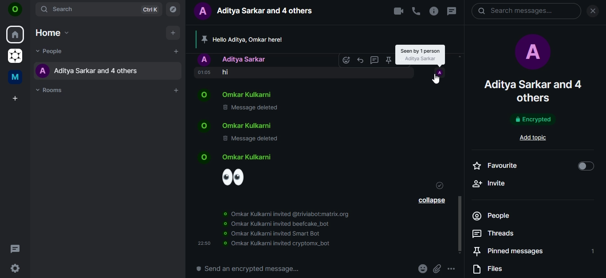 Image resolution: width=606 pixels, height=278 pixels. What do you see at coordinates (240, 170) in the screenshot?
I see `emoji` at bounding box center [240, 170].